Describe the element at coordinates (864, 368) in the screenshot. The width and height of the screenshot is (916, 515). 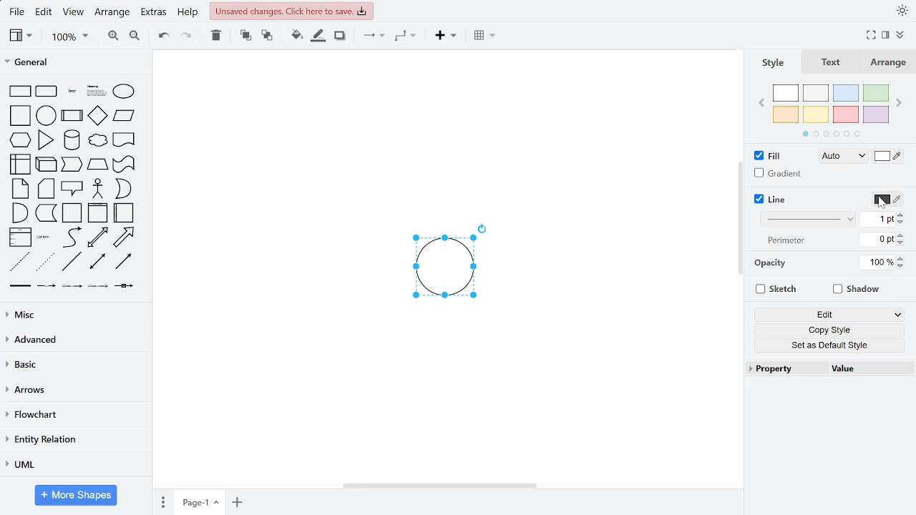
I see `value` at that location.